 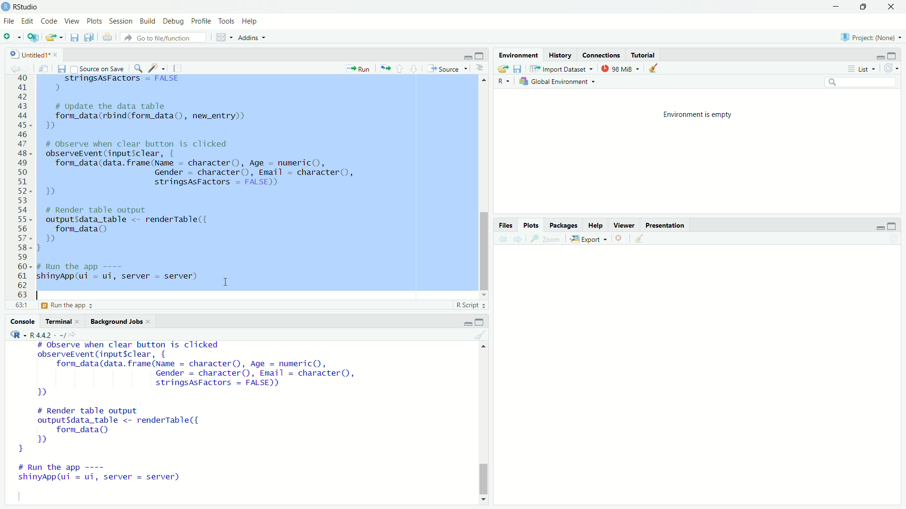 I want to click on File, so click(x=9, y=20).